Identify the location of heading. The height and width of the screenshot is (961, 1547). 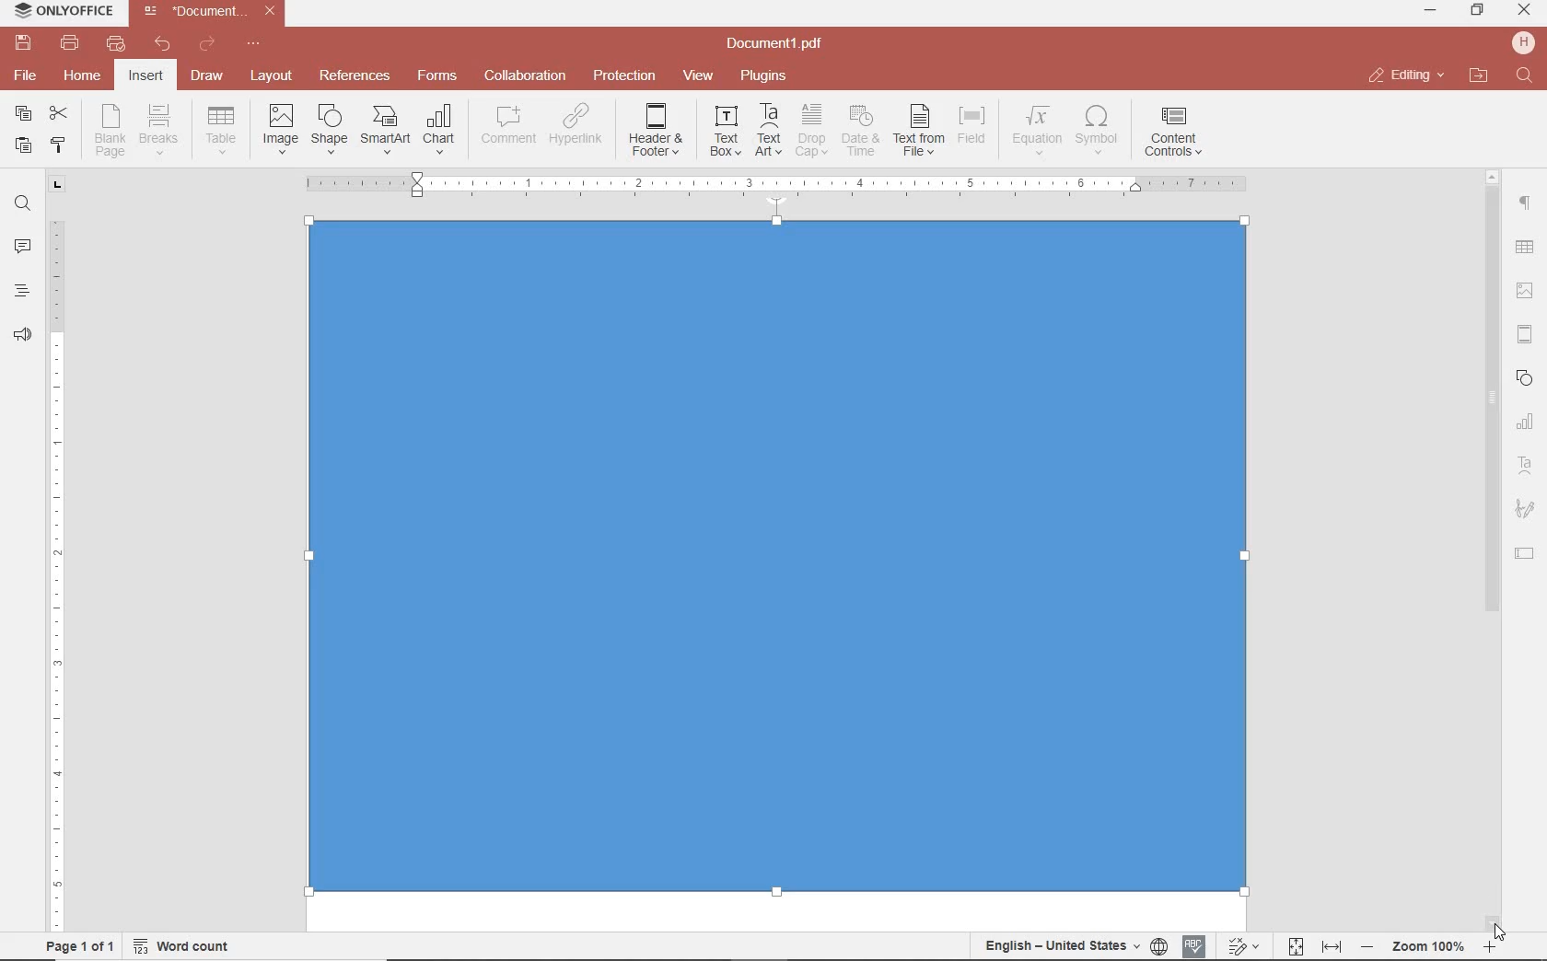
(22, 290).